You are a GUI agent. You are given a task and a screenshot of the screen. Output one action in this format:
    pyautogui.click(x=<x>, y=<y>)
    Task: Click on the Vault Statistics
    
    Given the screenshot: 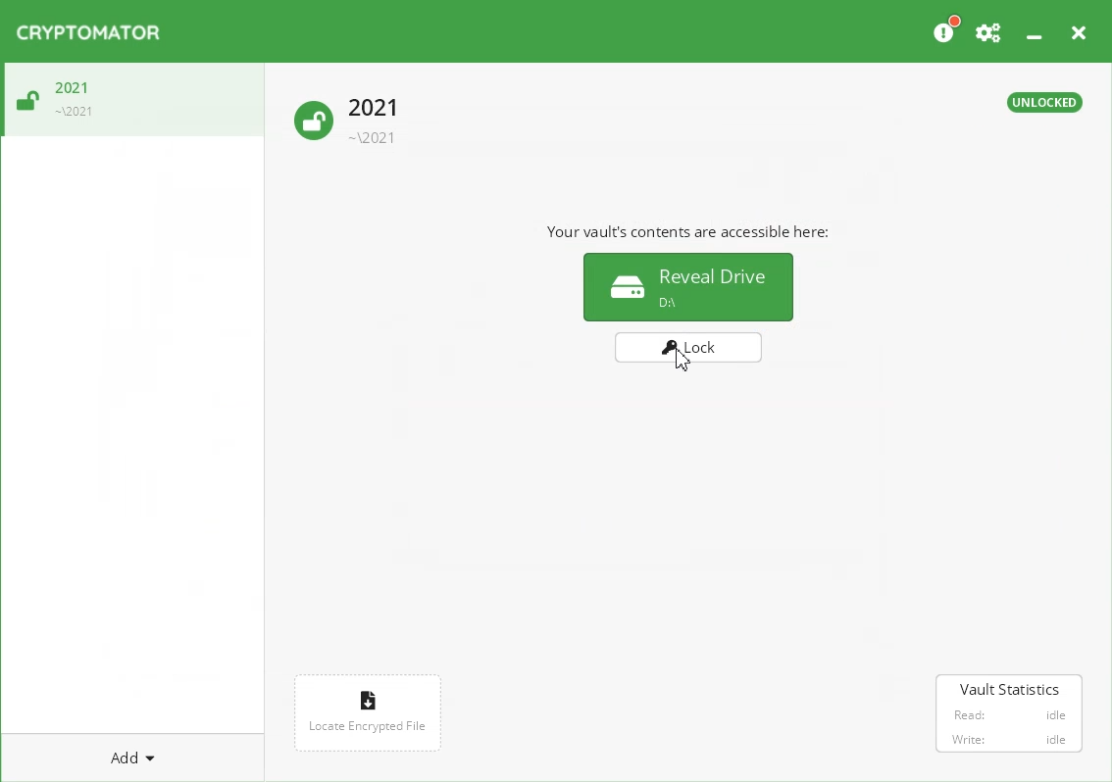 What is the action you would take?
    pyautogui.click(x=1010, y=715)
    